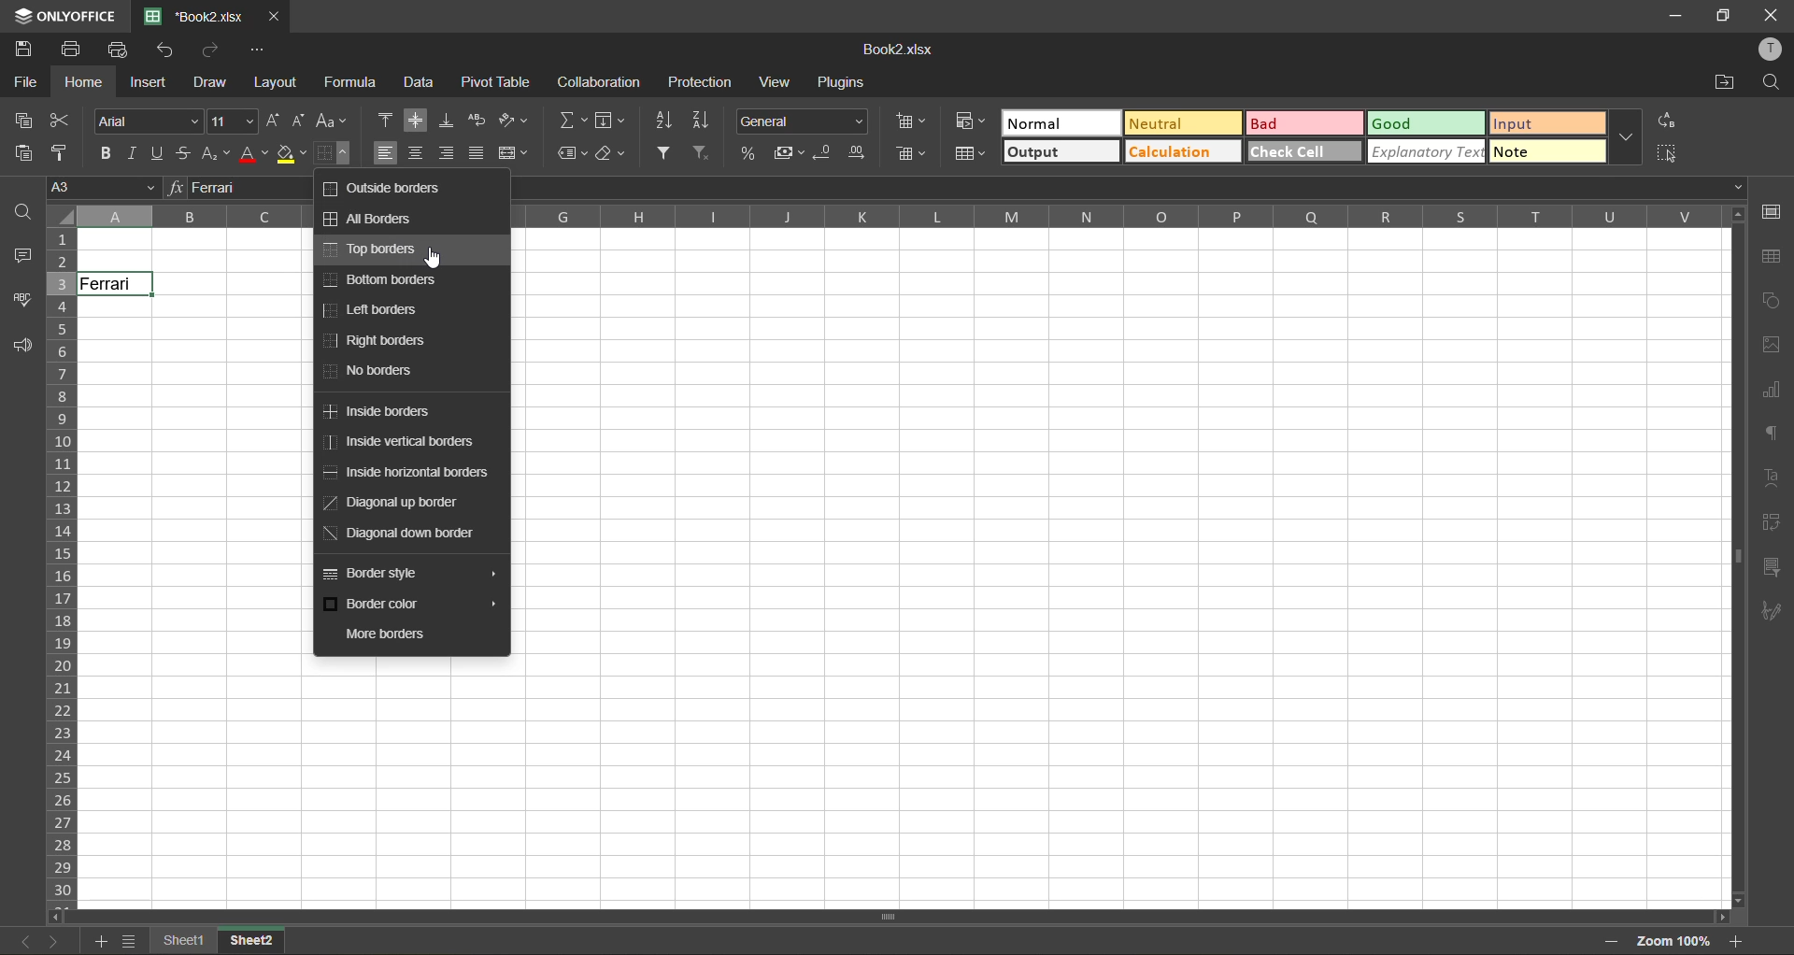 This screenshot has height=955, width=1794. What do you see at coordinates (1548, 150) in the screenshot?
I see `note` at bounding box center [1548, 150].